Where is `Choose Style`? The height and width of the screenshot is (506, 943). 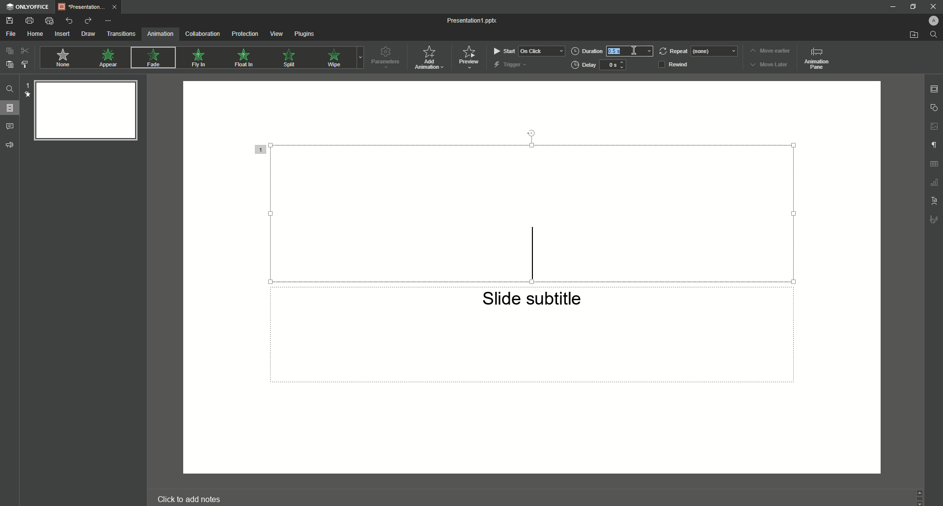
Choose Style is located at coordinates (25, 64).